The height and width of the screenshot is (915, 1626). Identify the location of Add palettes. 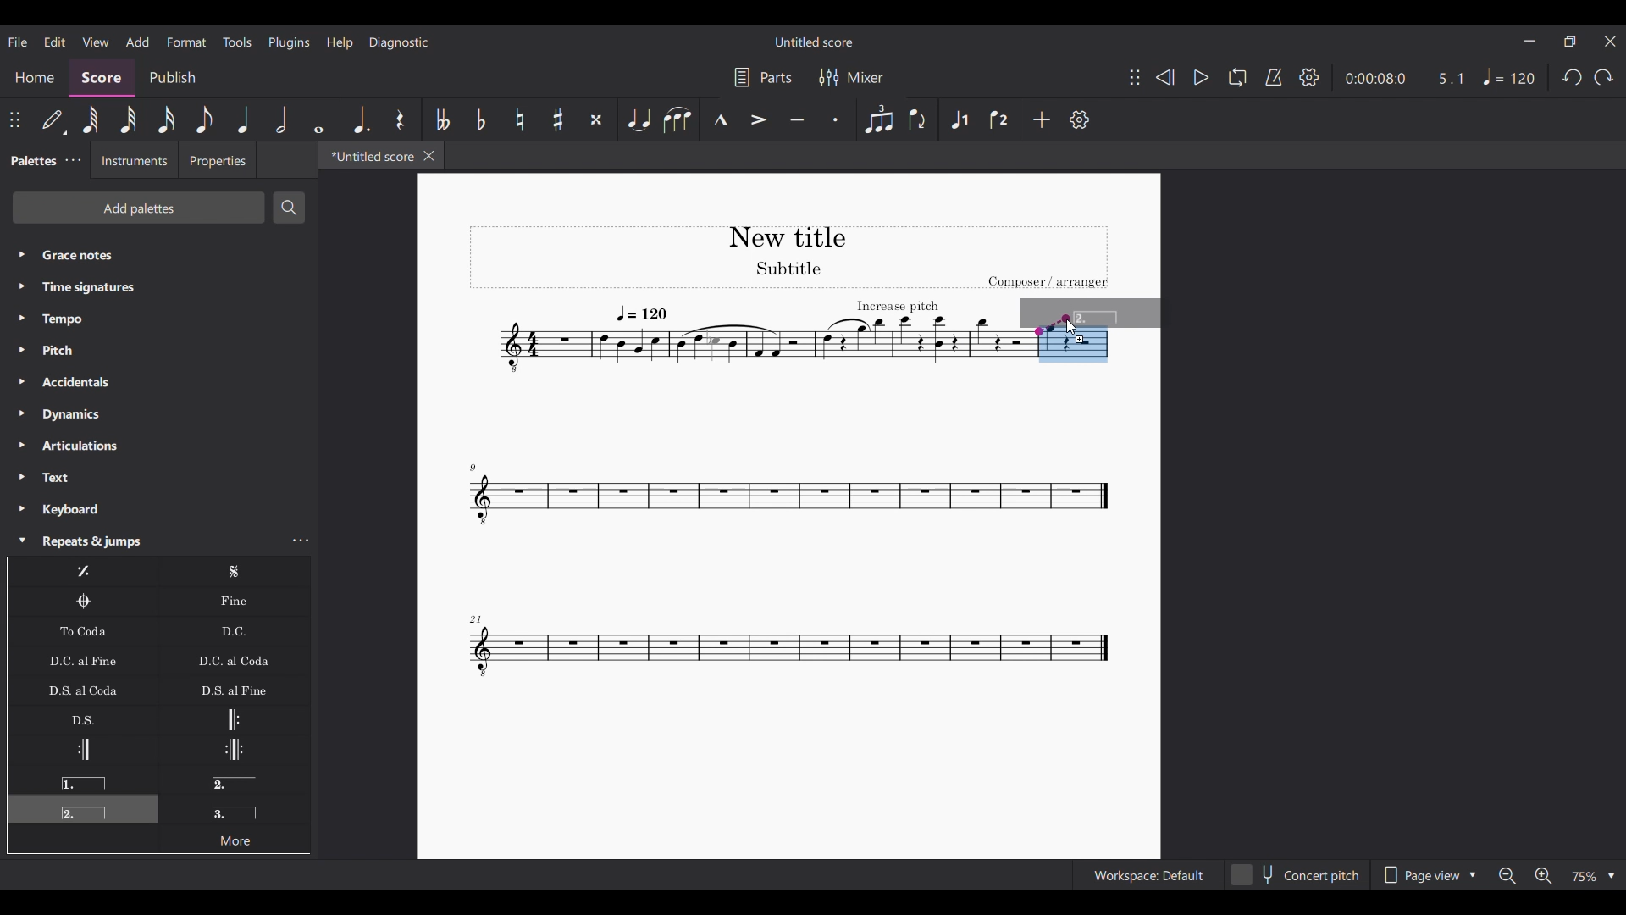
(138, 208).